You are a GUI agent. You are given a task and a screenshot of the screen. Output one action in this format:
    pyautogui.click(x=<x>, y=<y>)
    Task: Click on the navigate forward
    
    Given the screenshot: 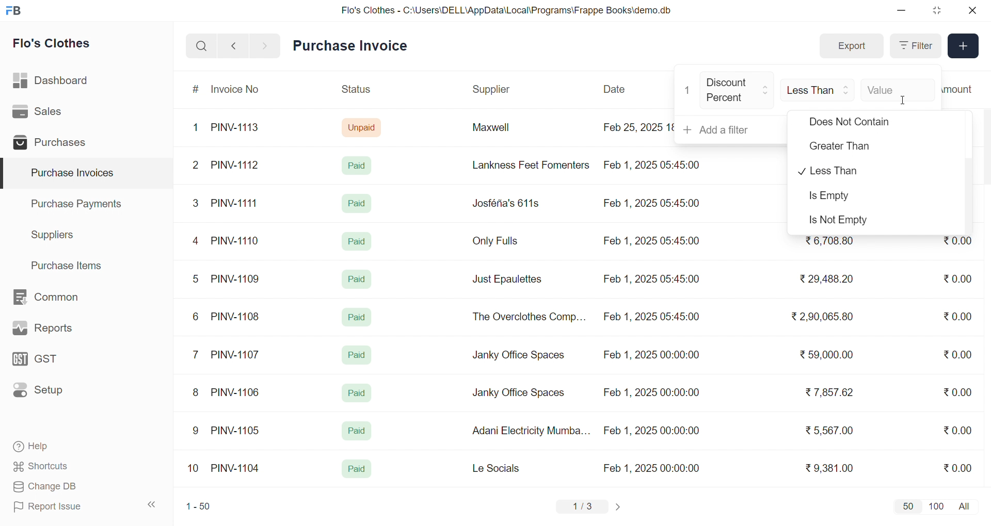 What is the action you would take?
    pyautogui.click(x=266, y=45)
    